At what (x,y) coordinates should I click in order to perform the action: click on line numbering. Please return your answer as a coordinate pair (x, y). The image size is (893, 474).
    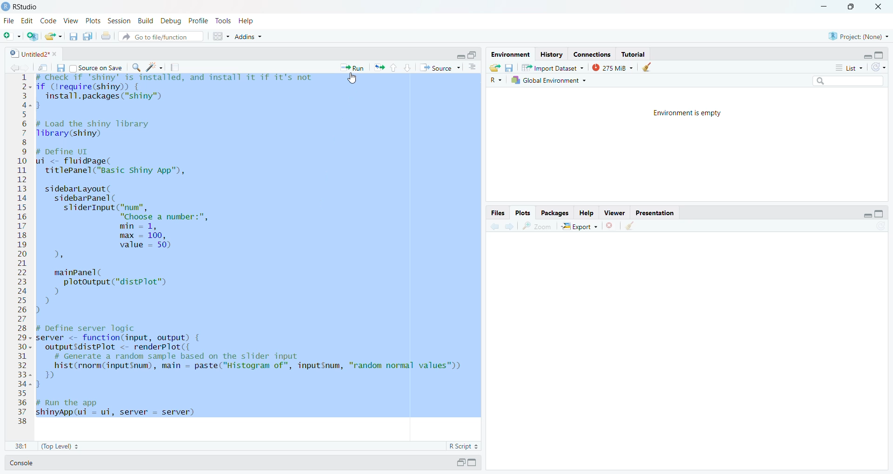
    Looking at the image, I should click on (23, 249).